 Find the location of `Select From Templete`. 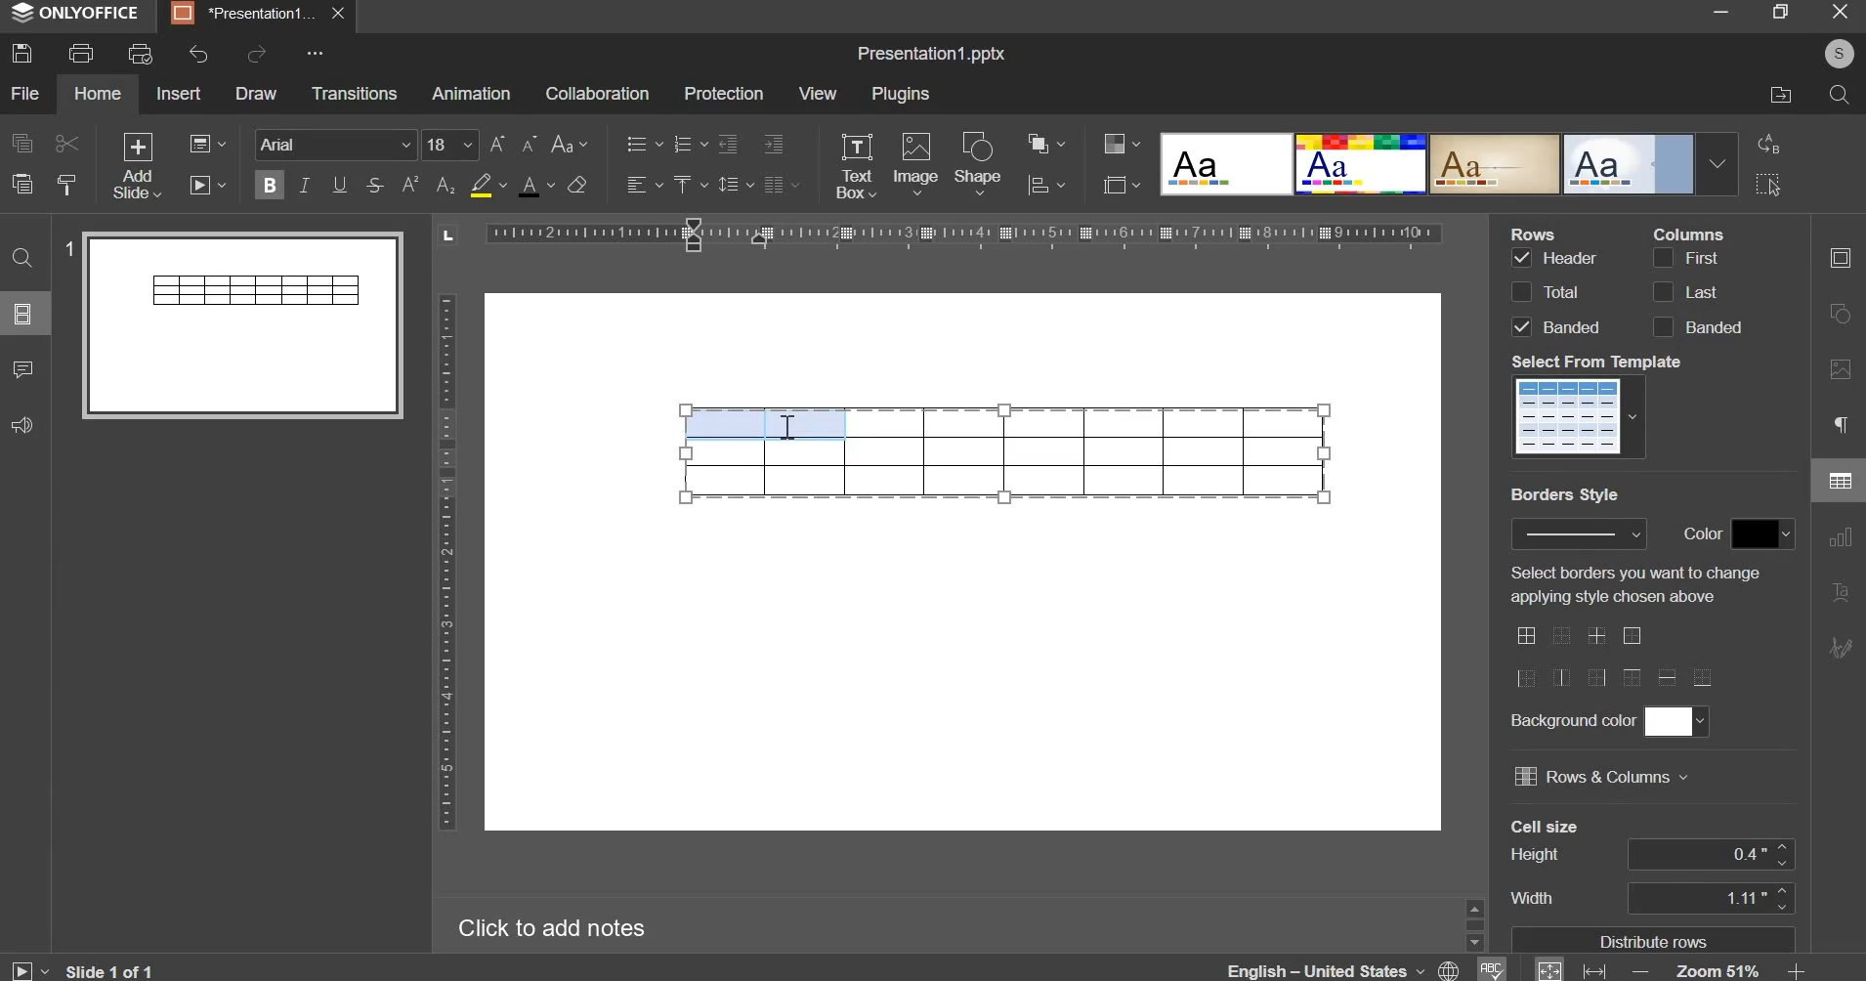

Select From Templete is located at coordinates (1599, 362).